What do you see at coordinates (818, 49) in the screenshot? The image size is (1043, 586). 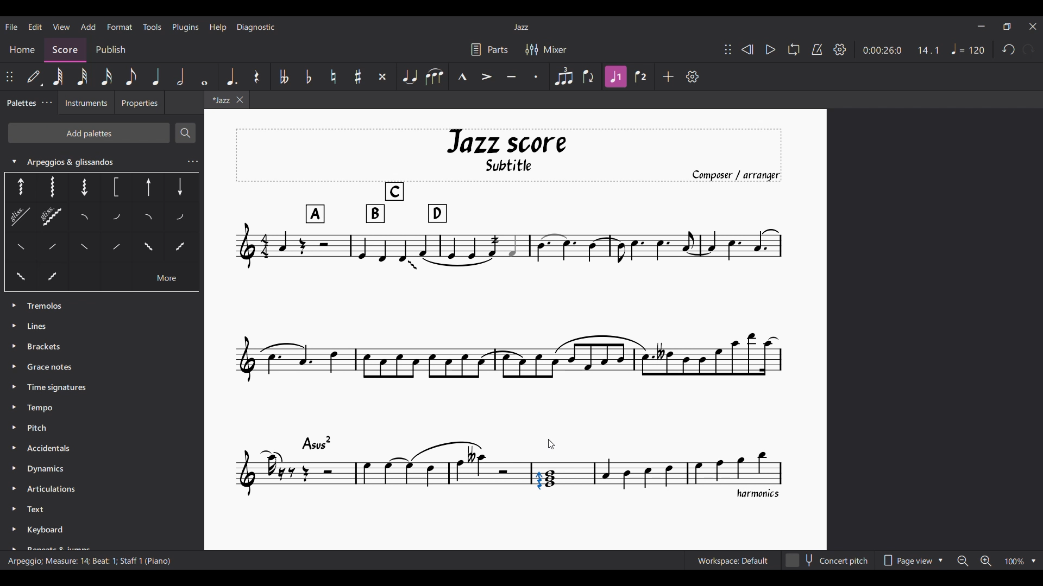 I see `Metronome` at bounding box center [818, 49].